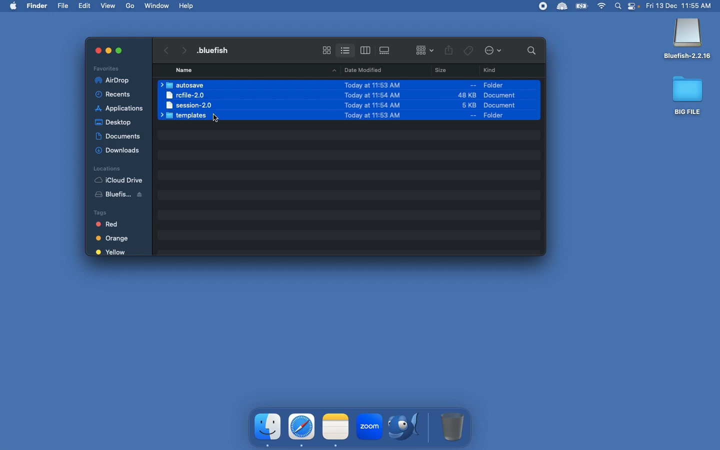 The image size is (720, 450). What do you see at coordinates (326, 50) in the screenshot?
I see `Icon View` at bounding box center [326, 50].